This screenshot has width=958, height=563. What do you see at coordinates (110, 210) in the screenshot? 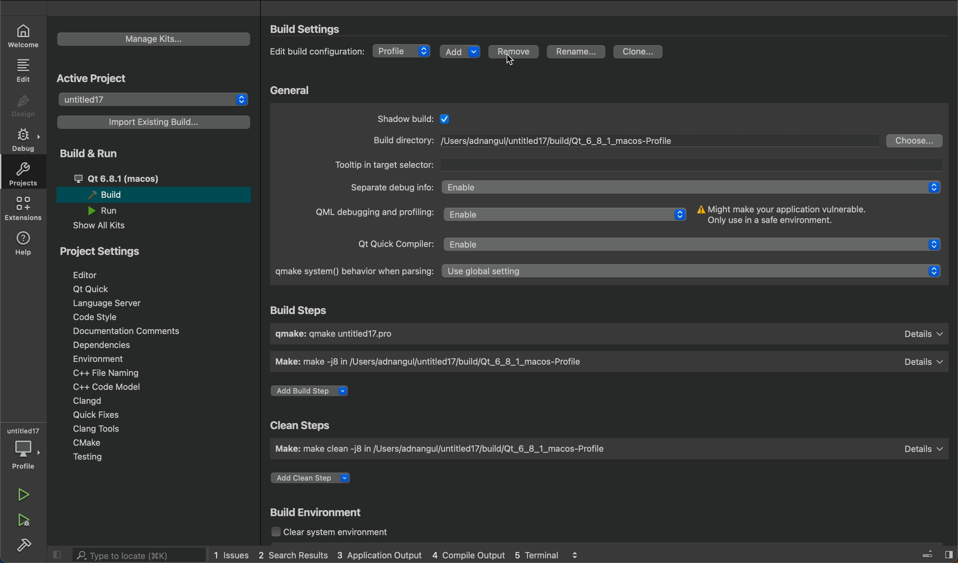
I see `run` at bounding box center [110, 210].